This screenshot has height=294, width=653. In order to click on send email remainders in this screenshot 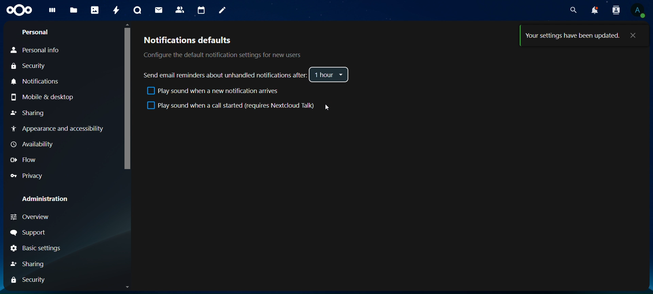, I will do `click(226, 75)`.